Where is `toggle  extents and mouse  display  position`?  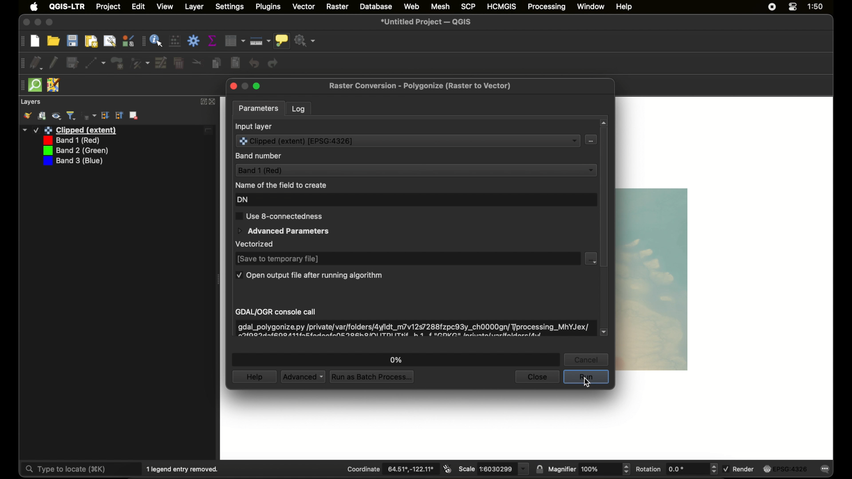 toggle  extents and mouse  display  position is located at coordinates (447, 469).